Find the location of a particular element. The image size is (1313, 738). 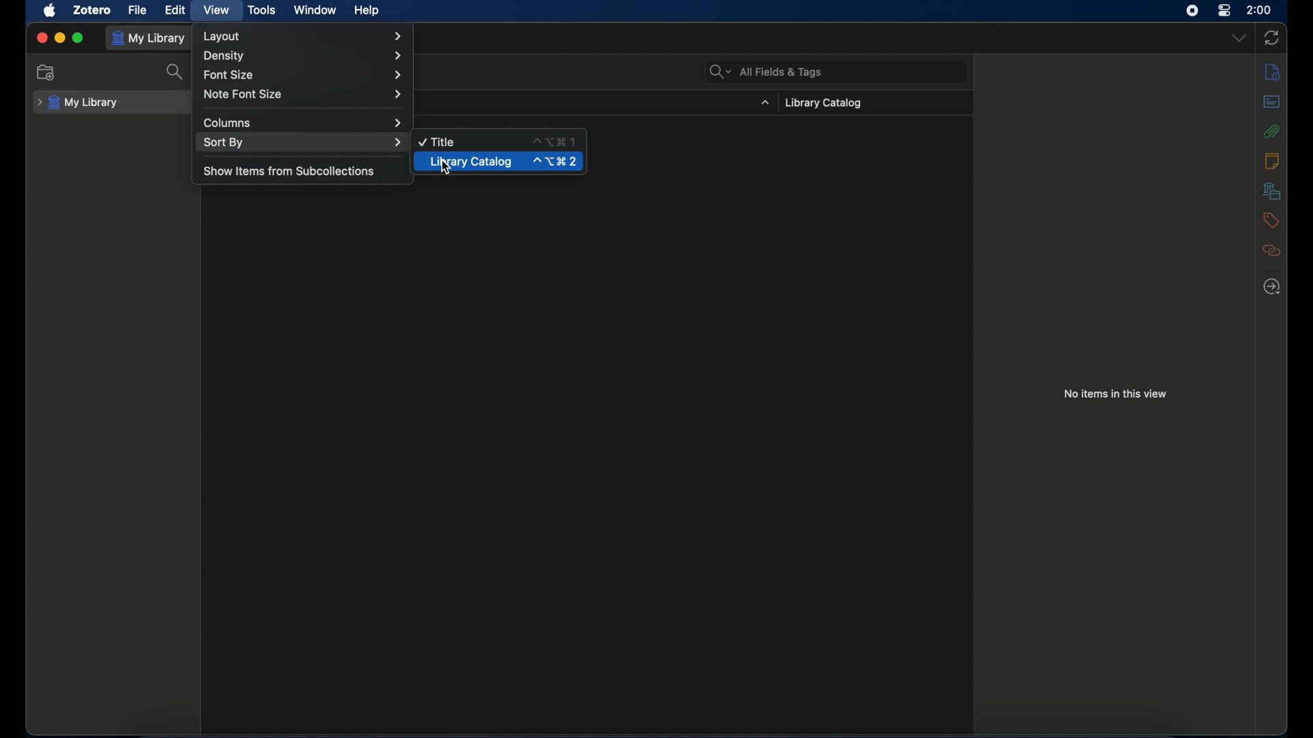

close is located at coordinates (42, 37).